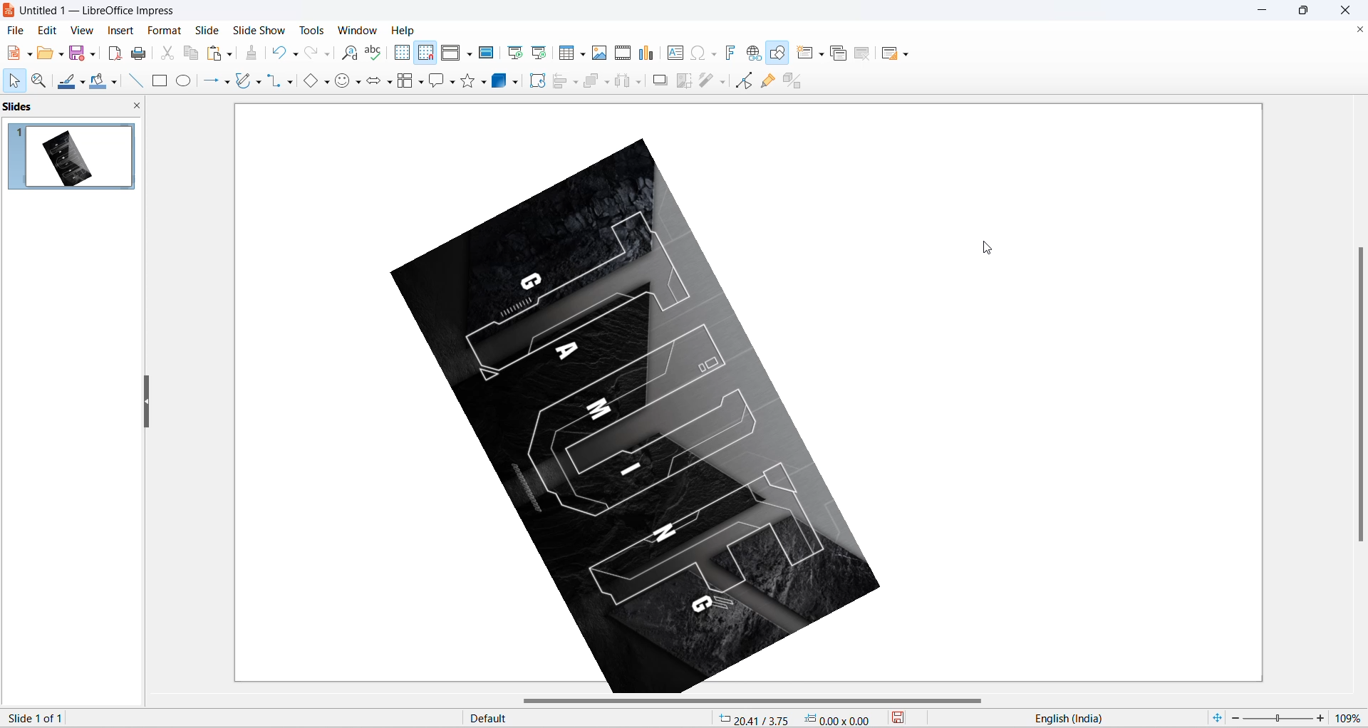 The width and height of the screenshot is (1368, 728). What do you see at coordinates (755, 54) in the screenshot?
I see `insert hyperlink` at bounding box center [755, 54].